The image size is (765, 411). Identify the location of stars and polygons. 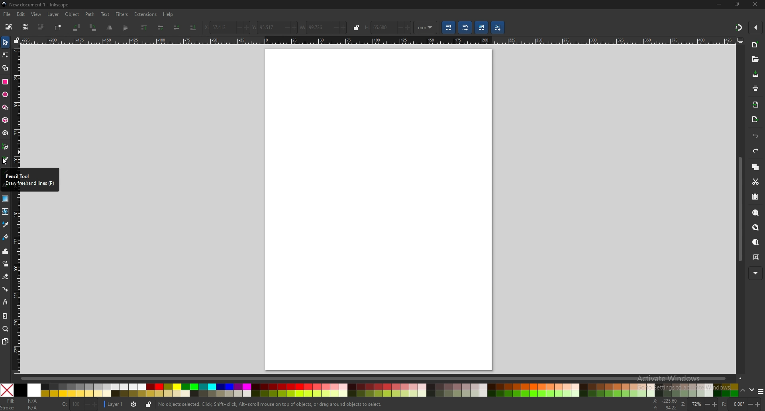
(5, 107).